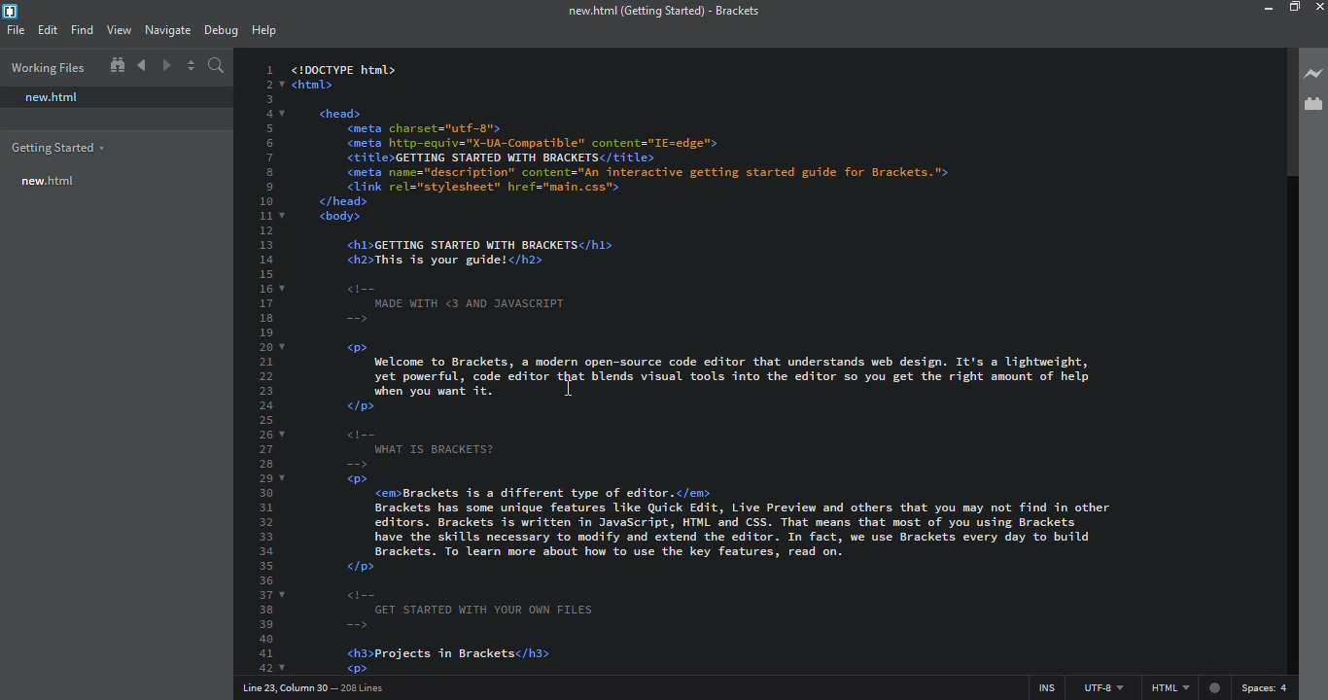 This screenshot has width=1328, height=700. Describe the element at coordinates (661, 10) in the screenshot. I see `brackets` at that location.